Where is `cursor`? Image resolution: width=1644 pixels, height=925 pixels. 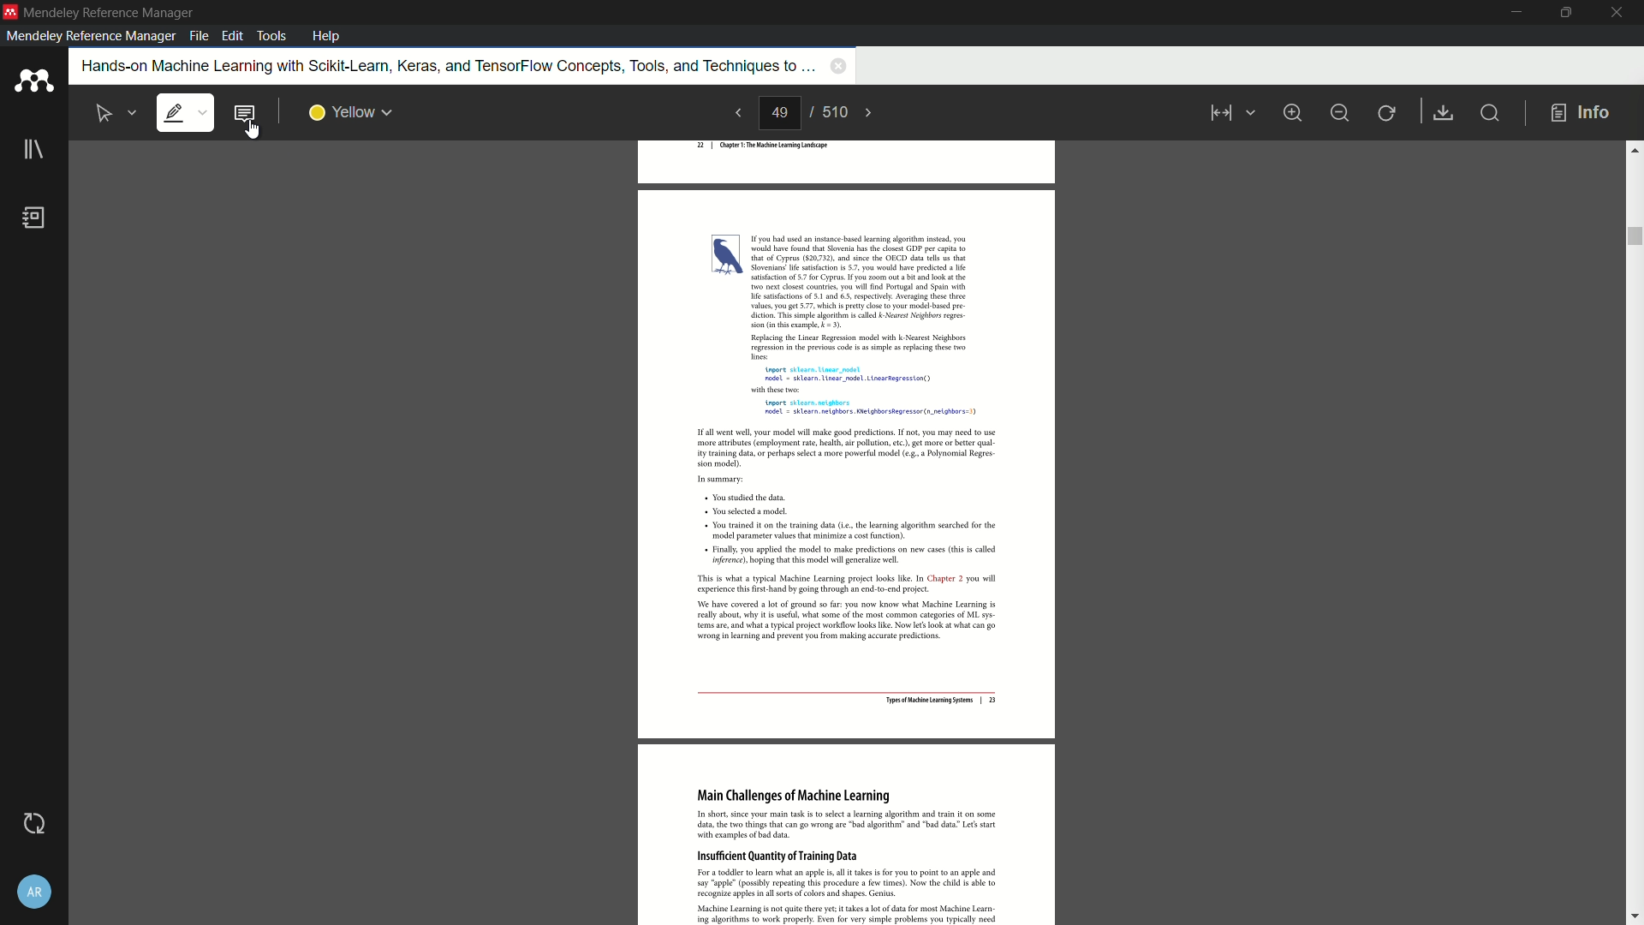 cursor is located at coordinates (253, 134).